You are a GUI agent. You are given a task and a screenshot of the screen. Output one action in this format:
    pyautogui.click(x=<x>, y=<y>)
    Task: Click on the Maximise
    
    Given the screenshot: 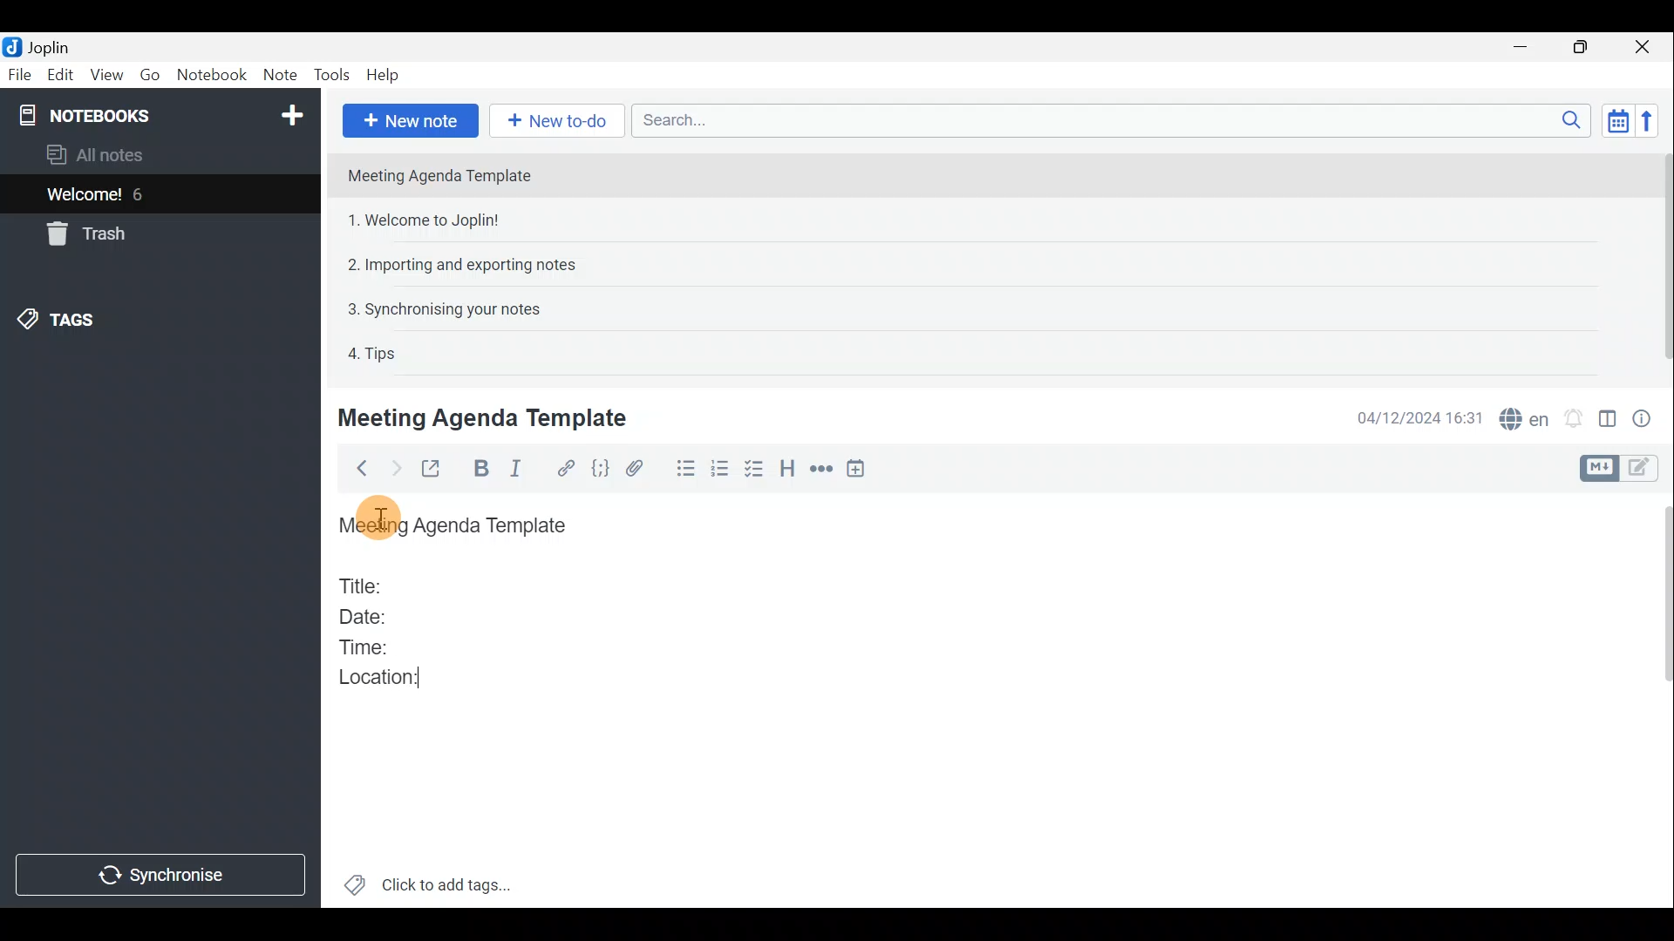 What is the action you would take?
    pyautogui.click(x=1582, y=49)
    